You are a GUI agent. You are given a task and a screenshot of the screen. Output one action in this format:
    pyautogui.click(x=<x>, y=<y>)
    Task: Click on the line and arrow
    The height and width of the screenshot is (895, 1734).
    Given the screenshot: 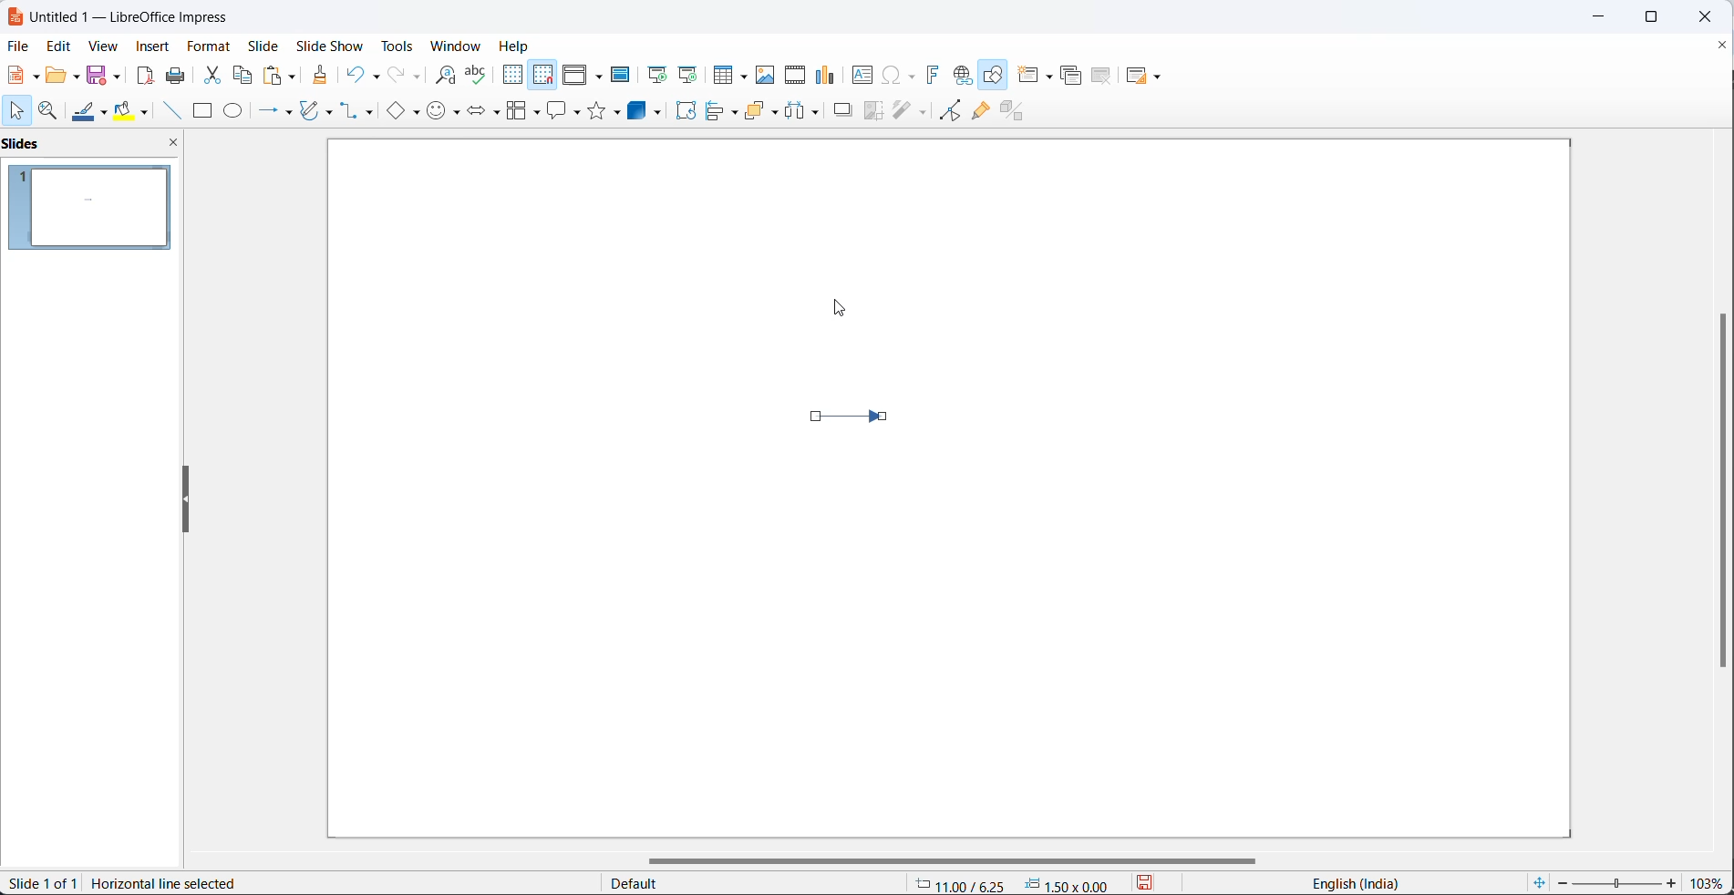 What is the action you would take?
    pyautogui.click(x=265, y=112)
    